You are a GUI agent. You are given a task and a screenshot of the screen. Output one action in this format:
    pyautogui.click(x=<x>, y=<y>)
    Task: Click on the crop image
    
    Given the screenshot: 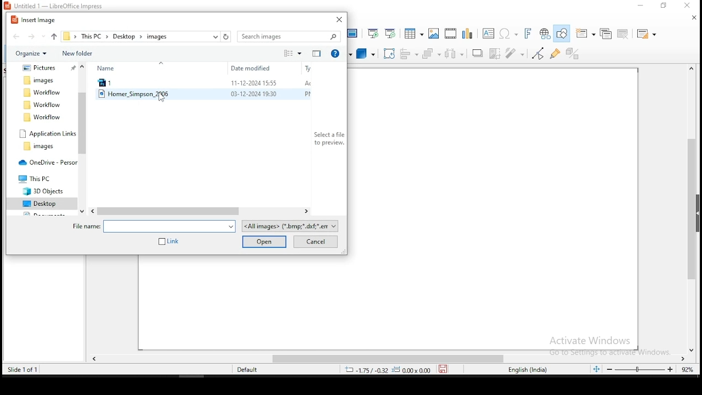 What is the action you would take?
    pyautogui.click(x=517, y=53)
    